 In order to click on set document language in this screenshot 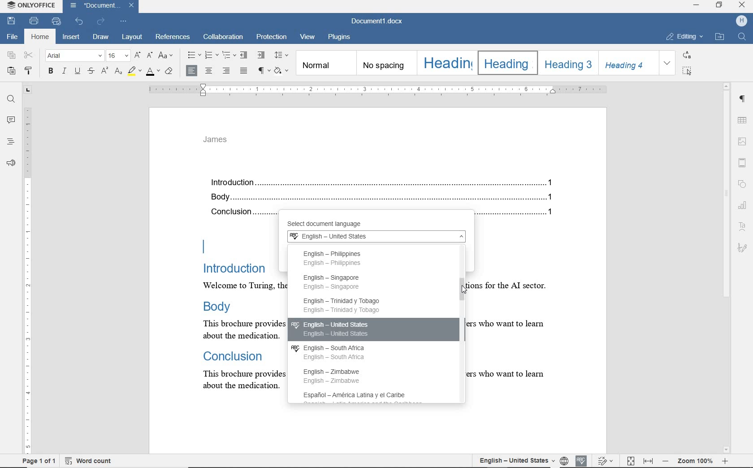, I will do `click(512, 460)`.